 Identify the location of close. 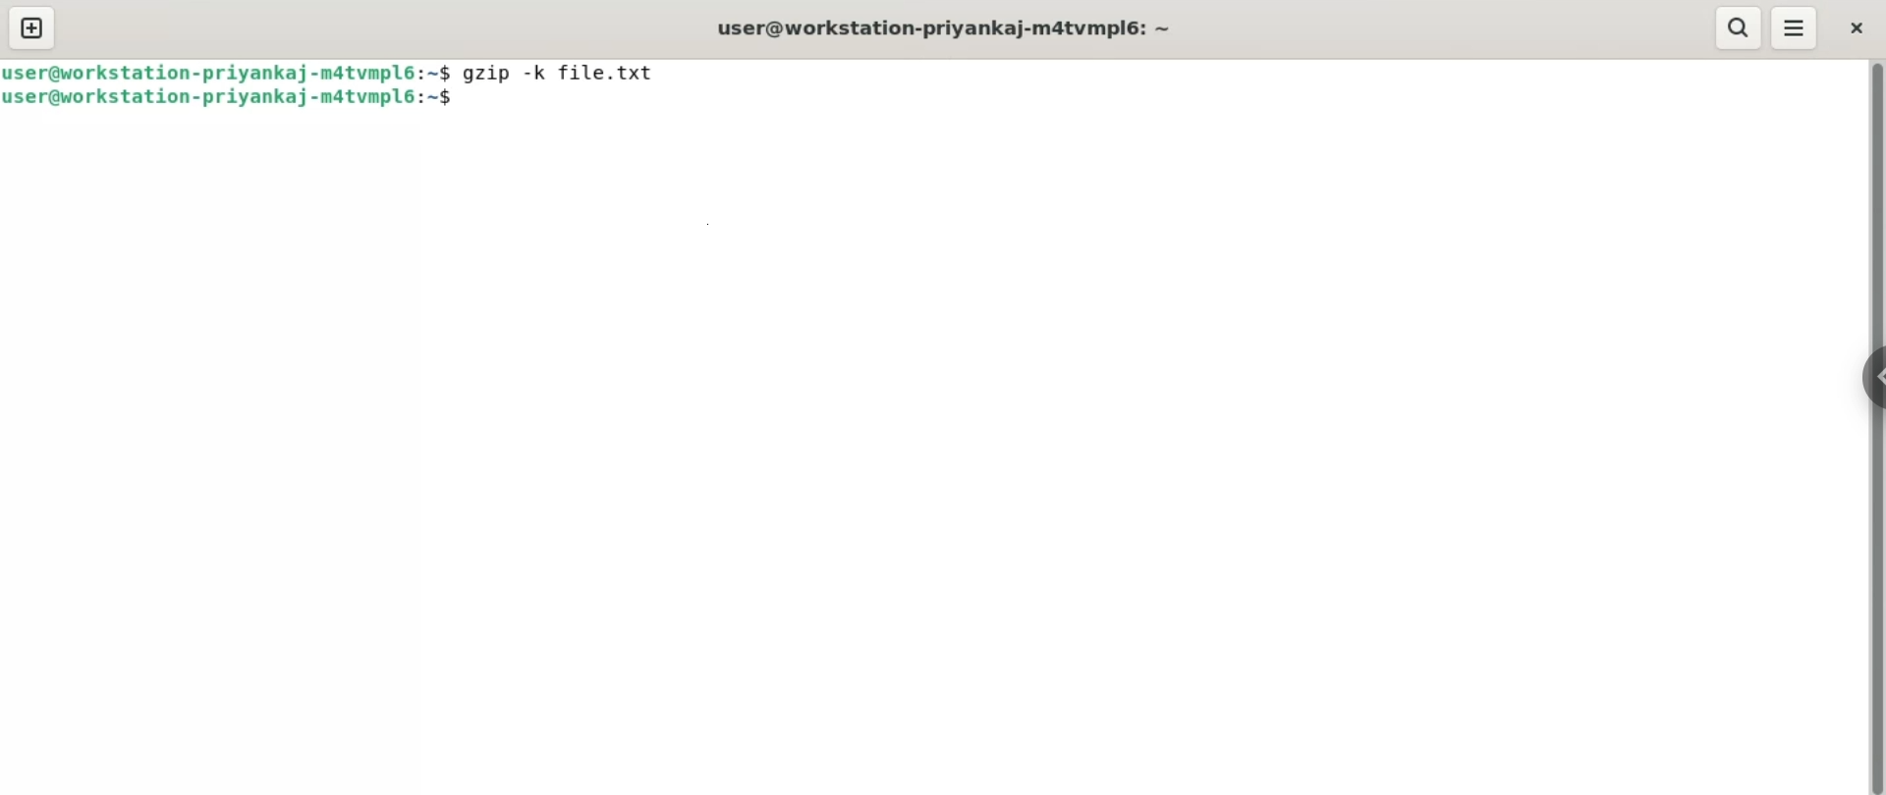
(1857, 28).